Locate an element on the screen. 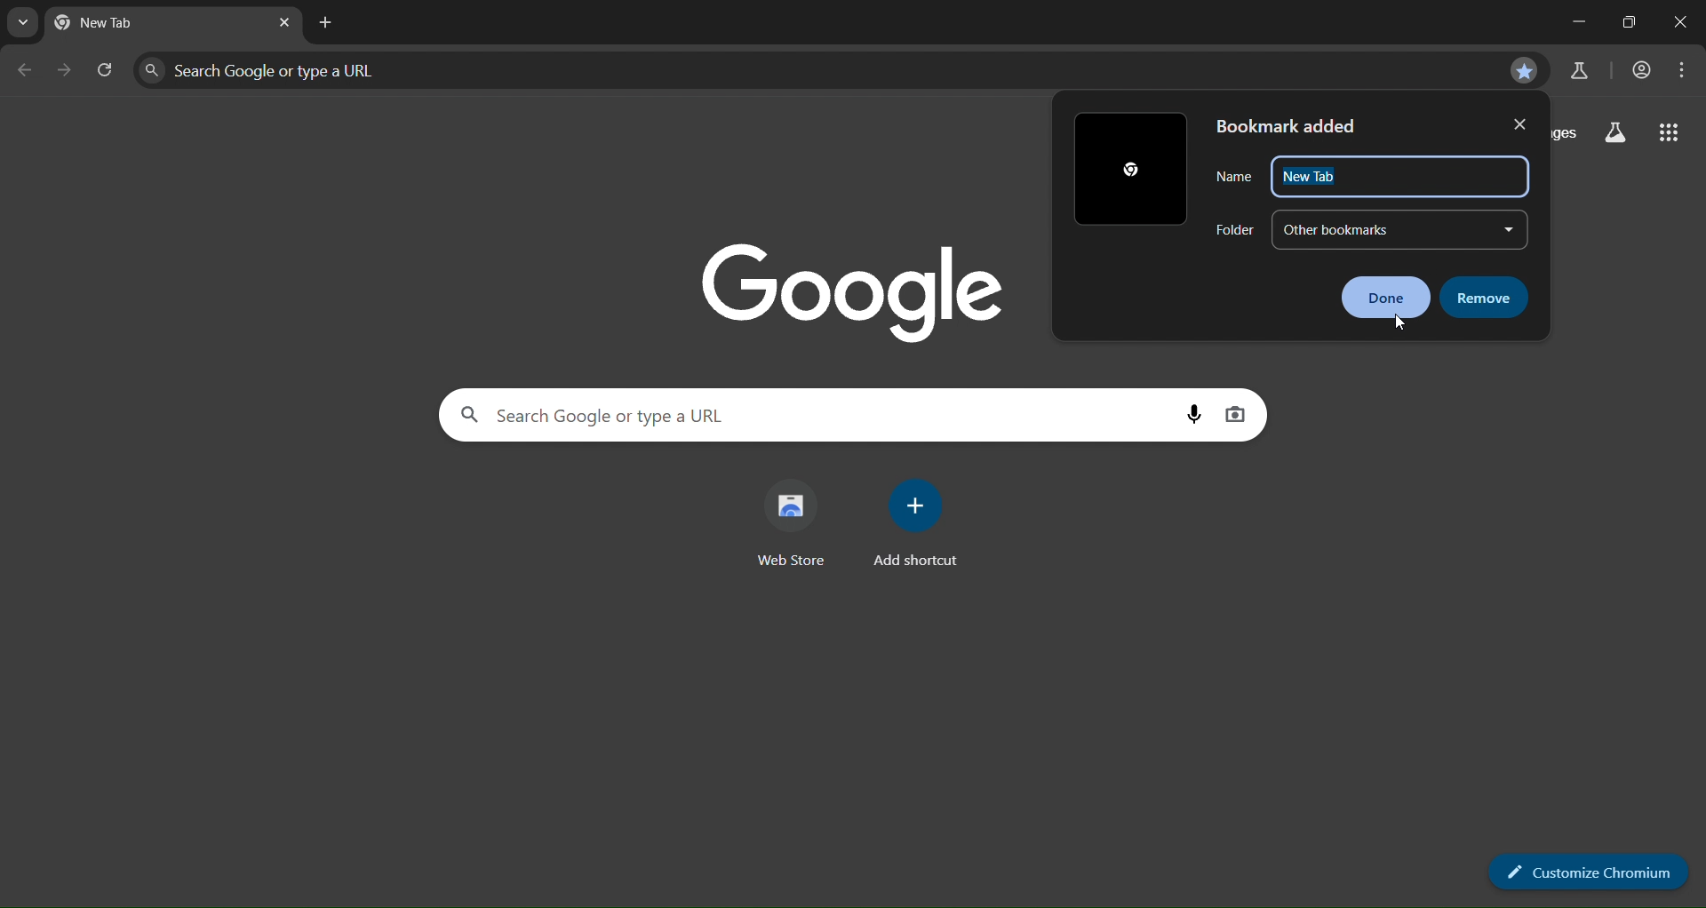 The height and width of the screenshot is (908, 1706). minimize is located at coordinates (1576, 19).